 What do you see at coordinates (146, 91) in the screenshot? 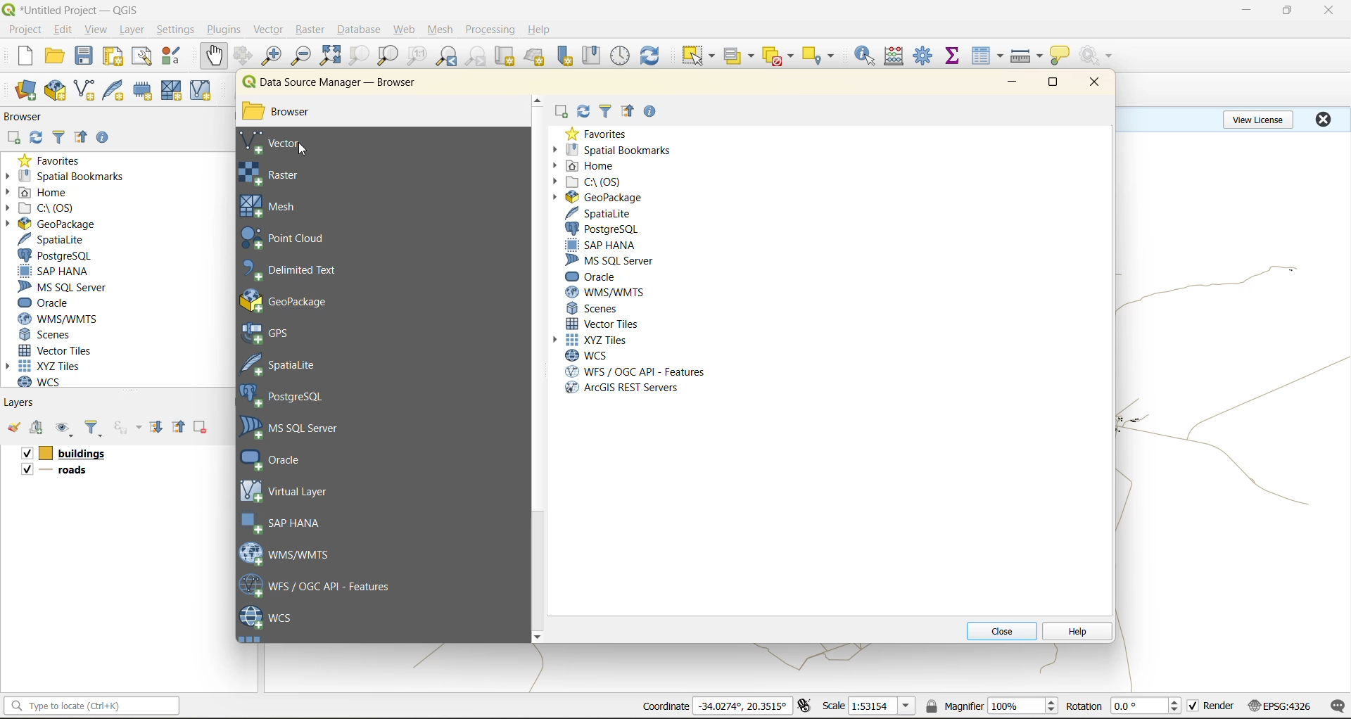
I see `temporary scratch layer` at bounding box center [146, 91].